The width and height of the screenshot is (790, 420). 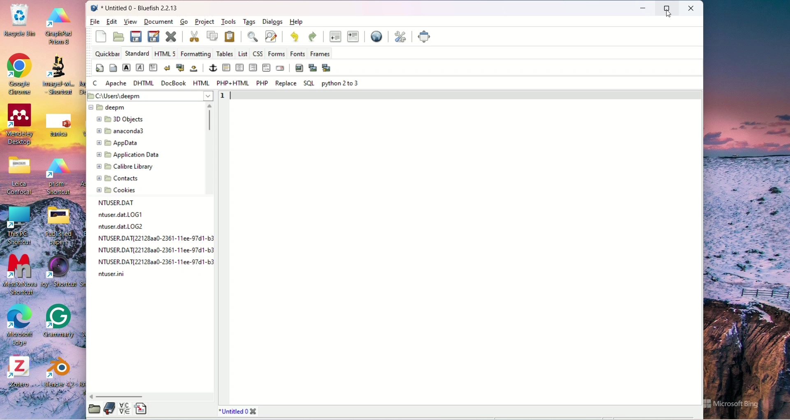 I want to click on cookies, so click(x=116, y=190).